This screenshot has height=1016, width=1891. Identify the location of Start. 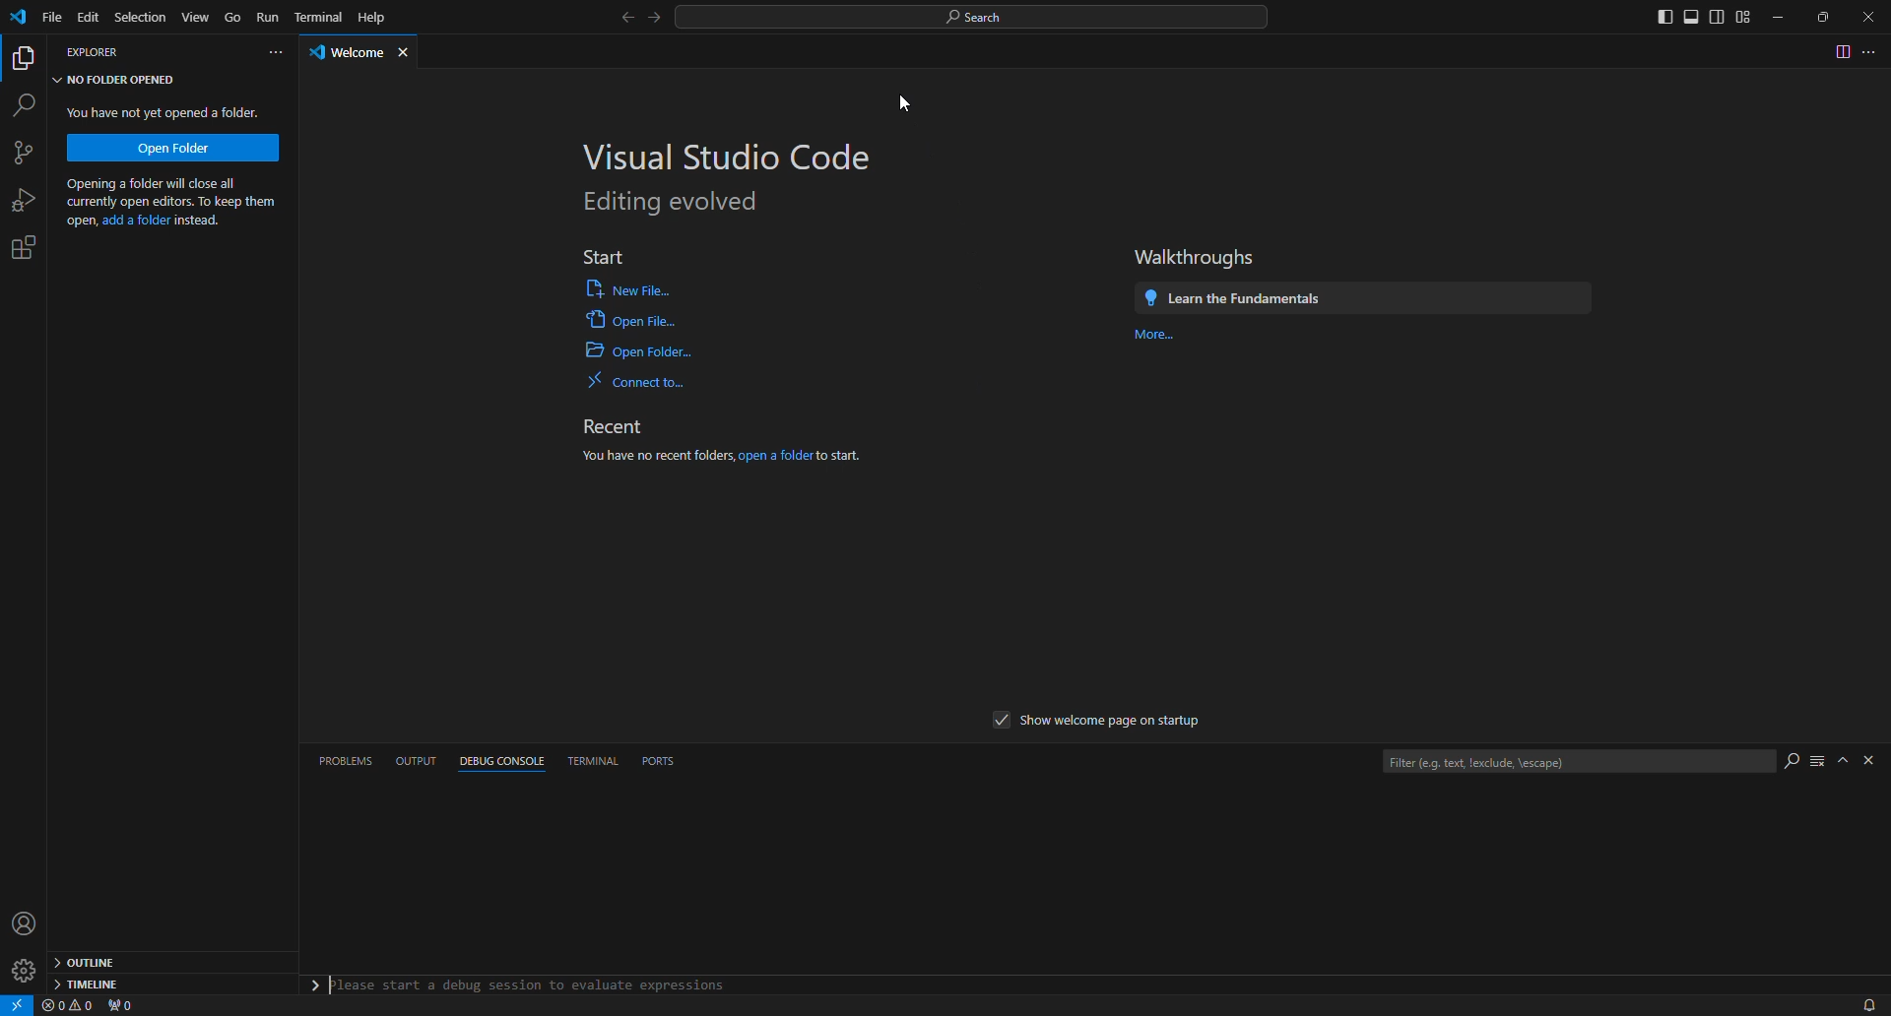
(611, 256).